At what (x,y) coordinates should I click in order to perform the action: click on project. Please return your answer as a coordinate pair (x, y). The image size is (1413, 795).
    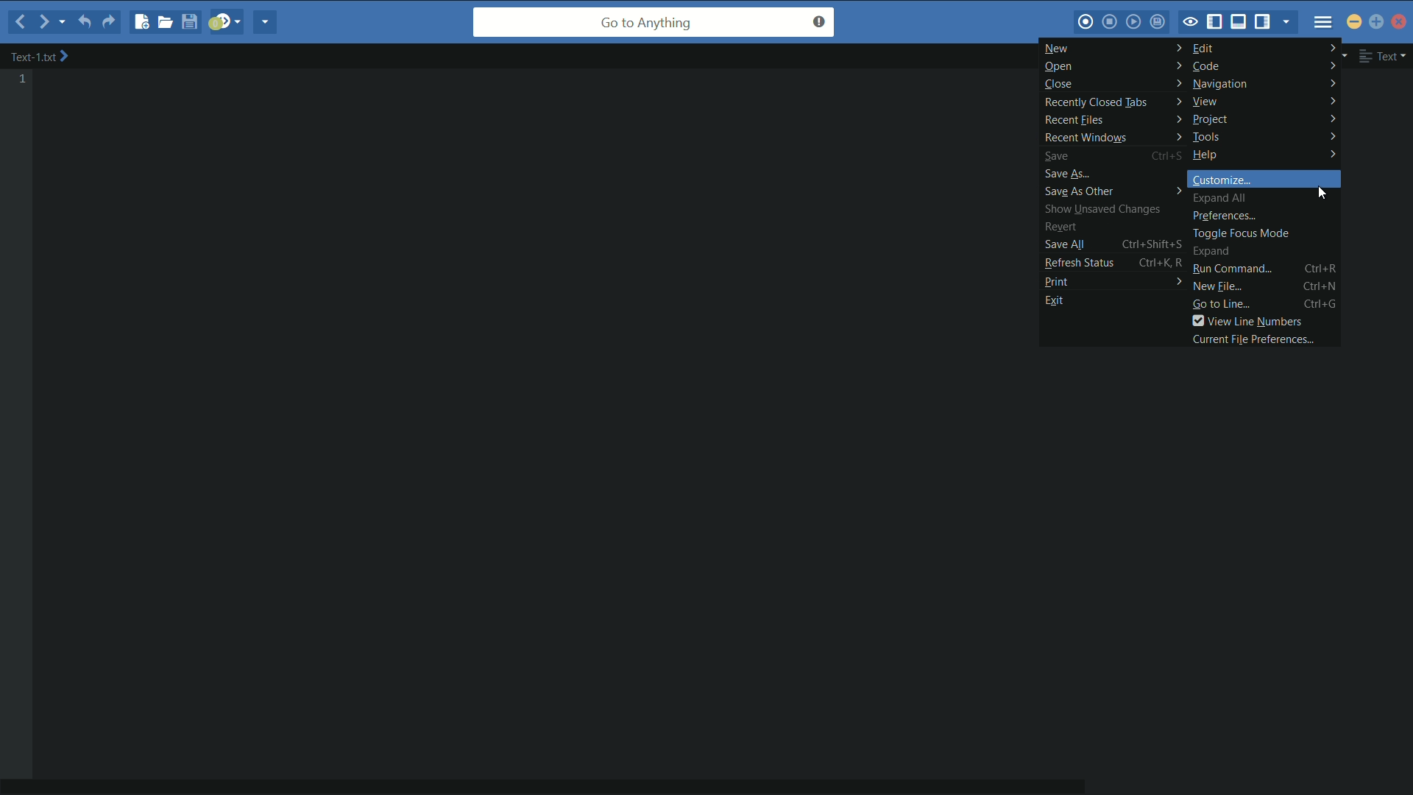
    Looking at the image, I should click on (1262, 120).